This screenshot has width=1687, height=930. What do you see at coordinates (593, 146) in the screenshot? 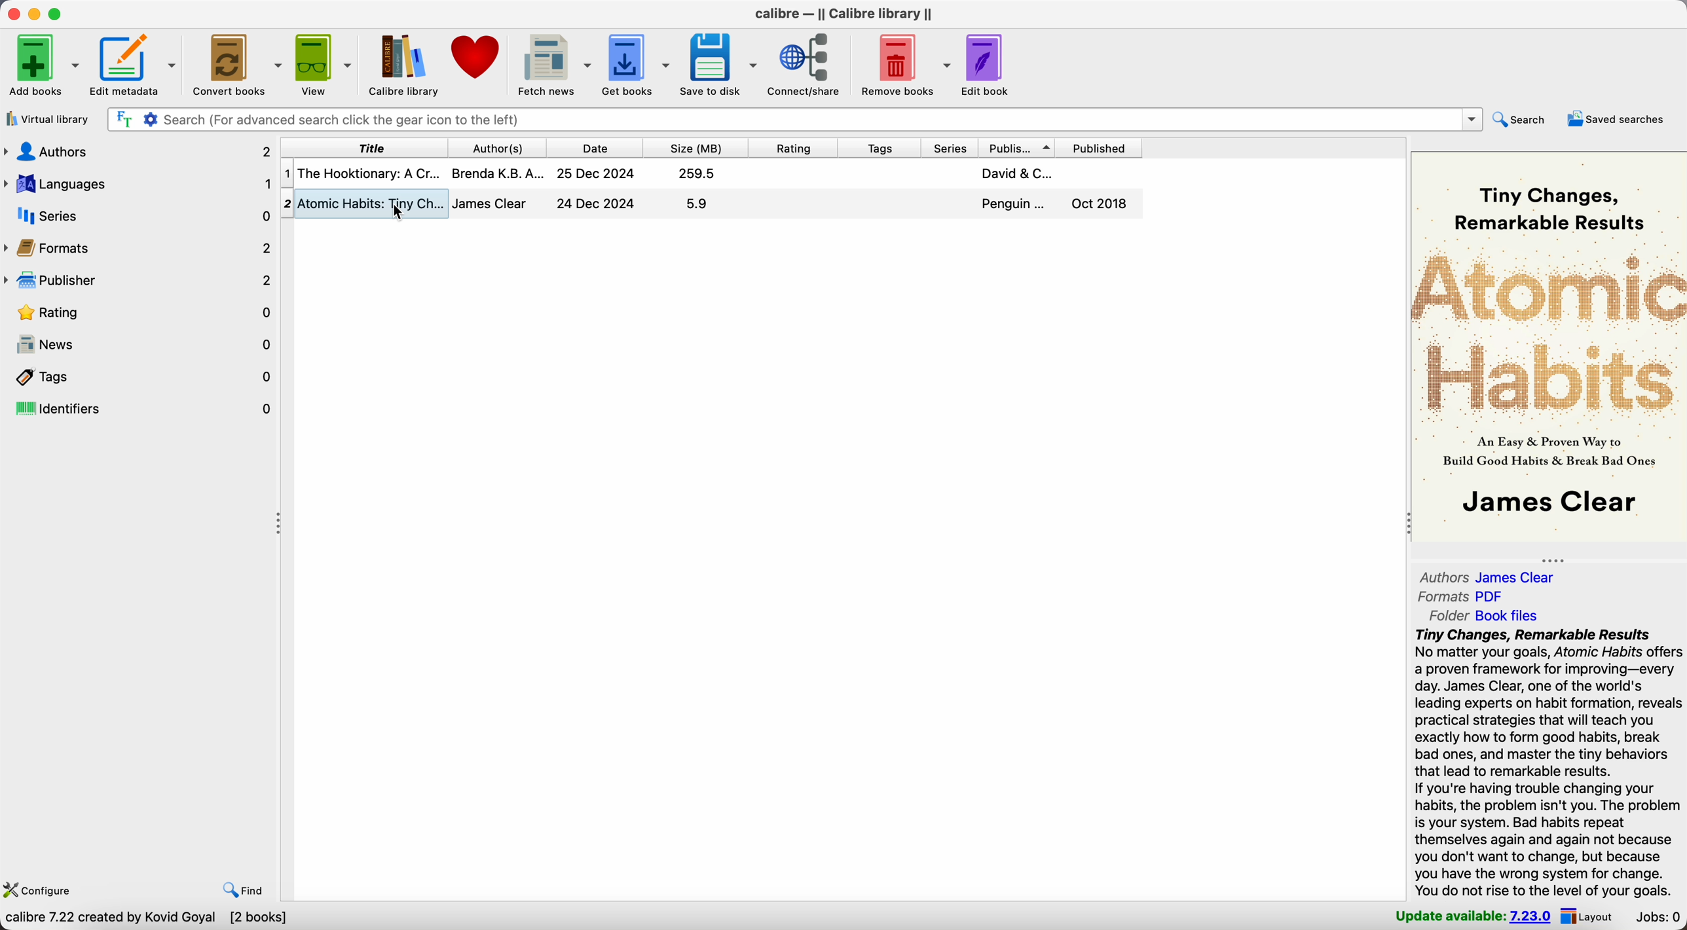
I see `date` at bounding box center [593, 146].